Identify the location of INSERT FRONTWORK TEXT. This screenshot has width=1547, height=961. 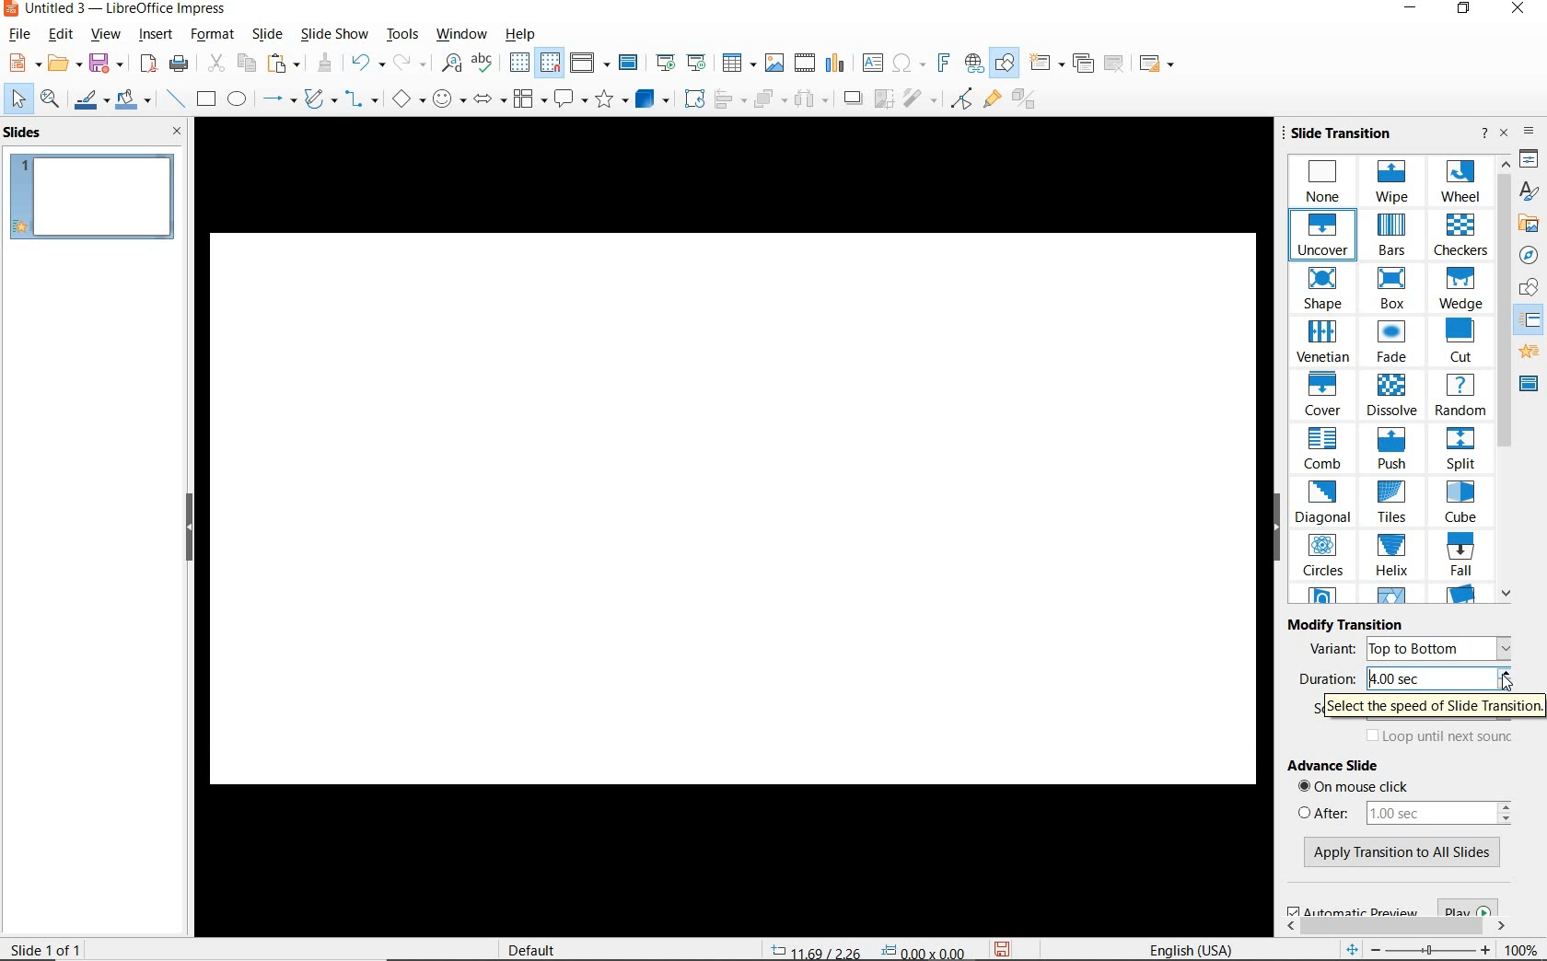
(942, 64).